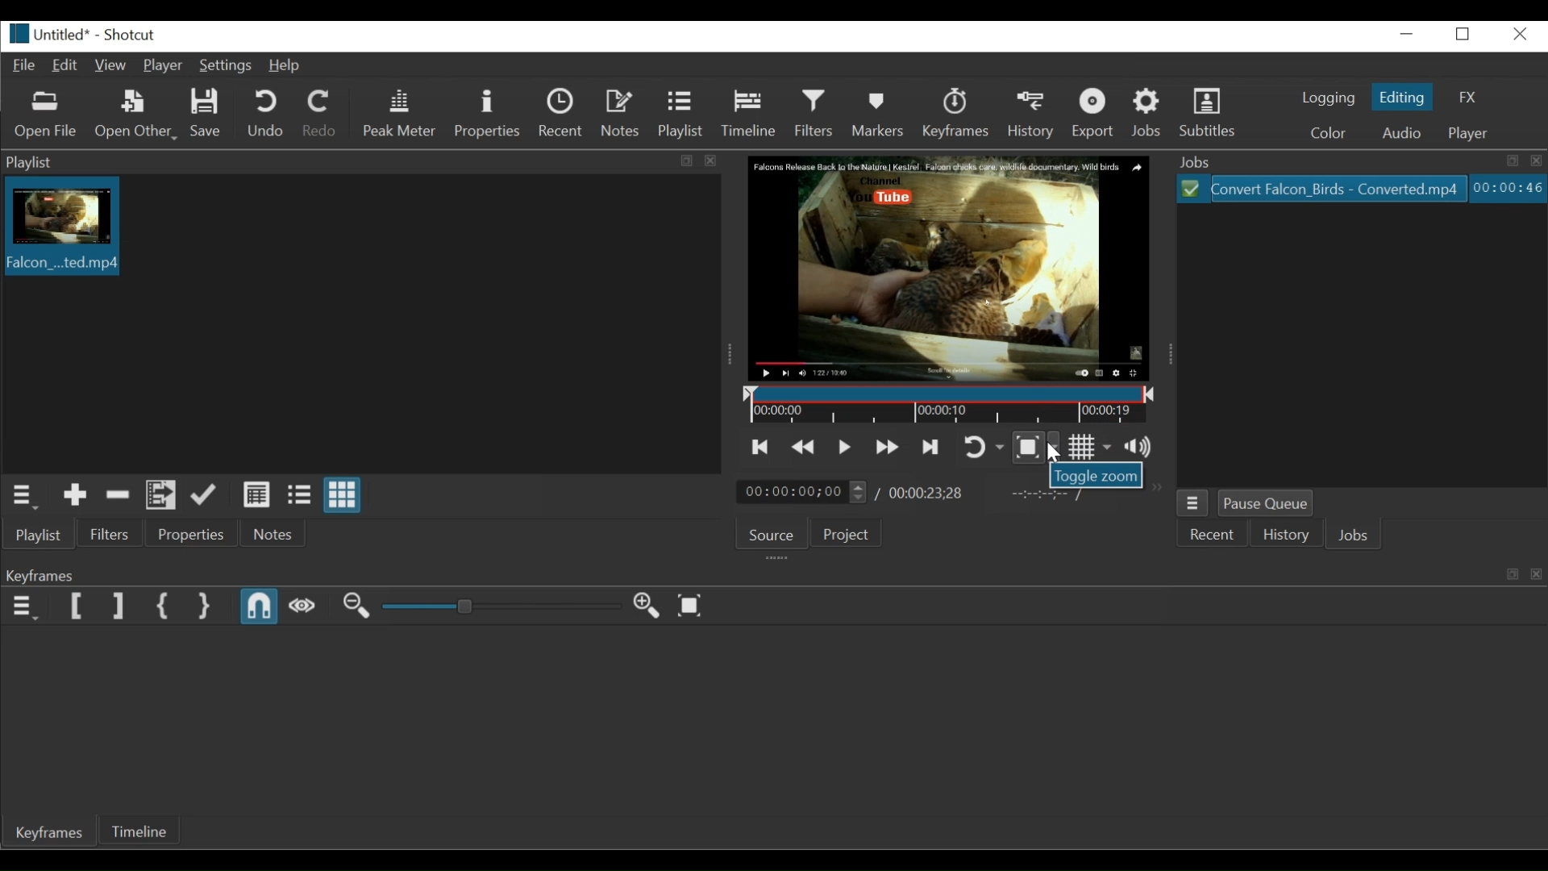 The height and width of the screenshot is (871, 1548). I want to click on Media Viewer, so click(947, 268).